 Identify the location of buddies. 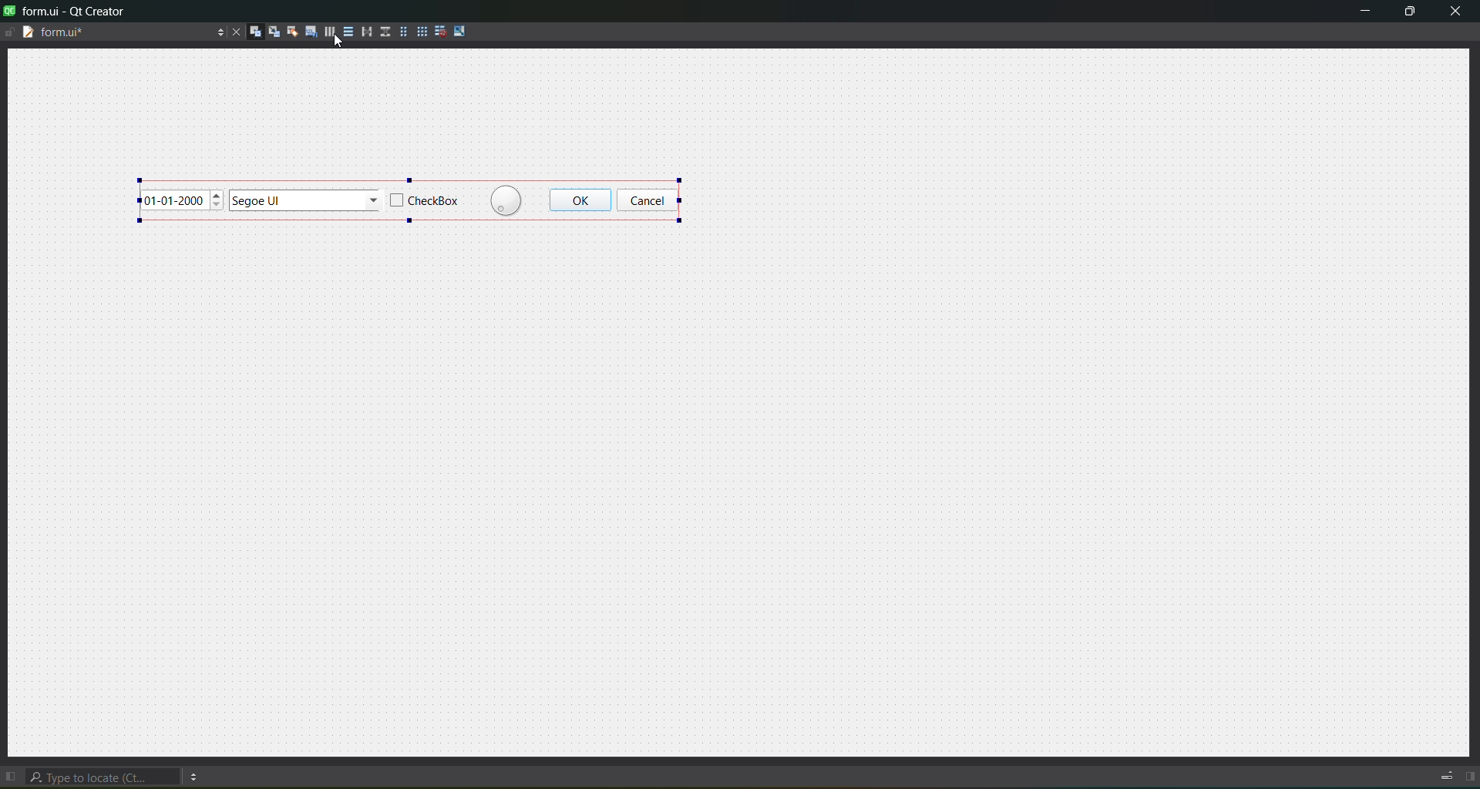
(289, 32).